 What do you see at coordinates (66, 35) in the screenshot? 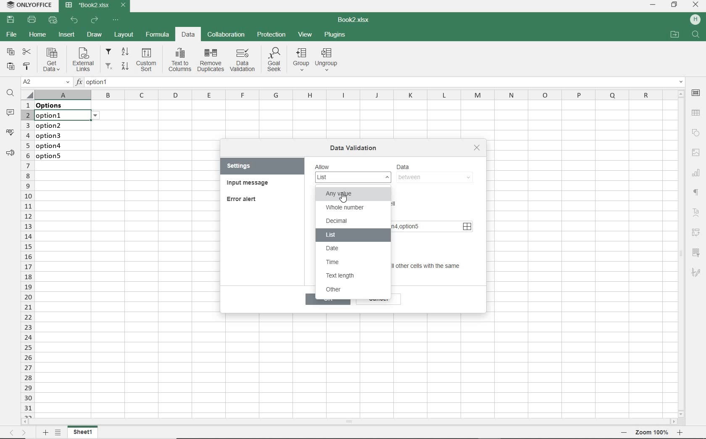
I see `INSERT` at bounding box center [66, 35].